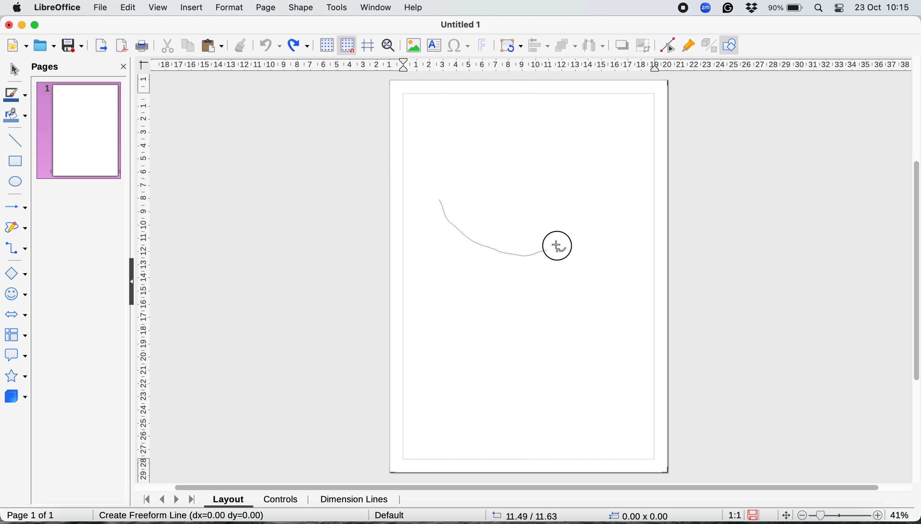  Describe the element at coordinates (388, 45) in the screenshot. I see `zoom and pan` at that location.